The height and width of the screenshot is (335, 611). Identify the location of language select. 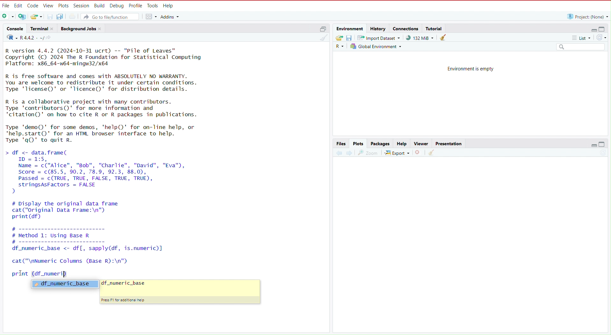
(9, 37).